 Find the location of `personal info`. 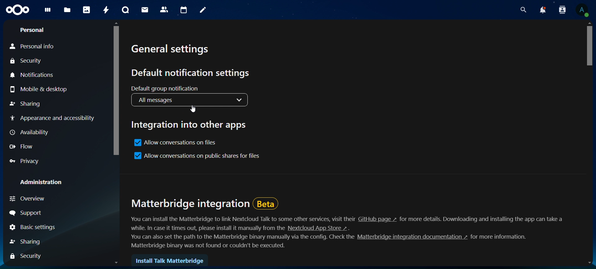

personal info is located at coordinates (34, 46).